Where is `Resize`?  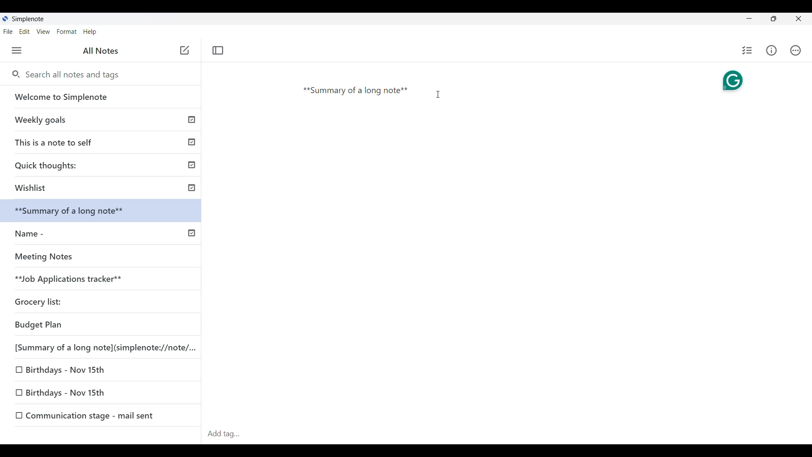
Resize is located at coordinates (774, 19).